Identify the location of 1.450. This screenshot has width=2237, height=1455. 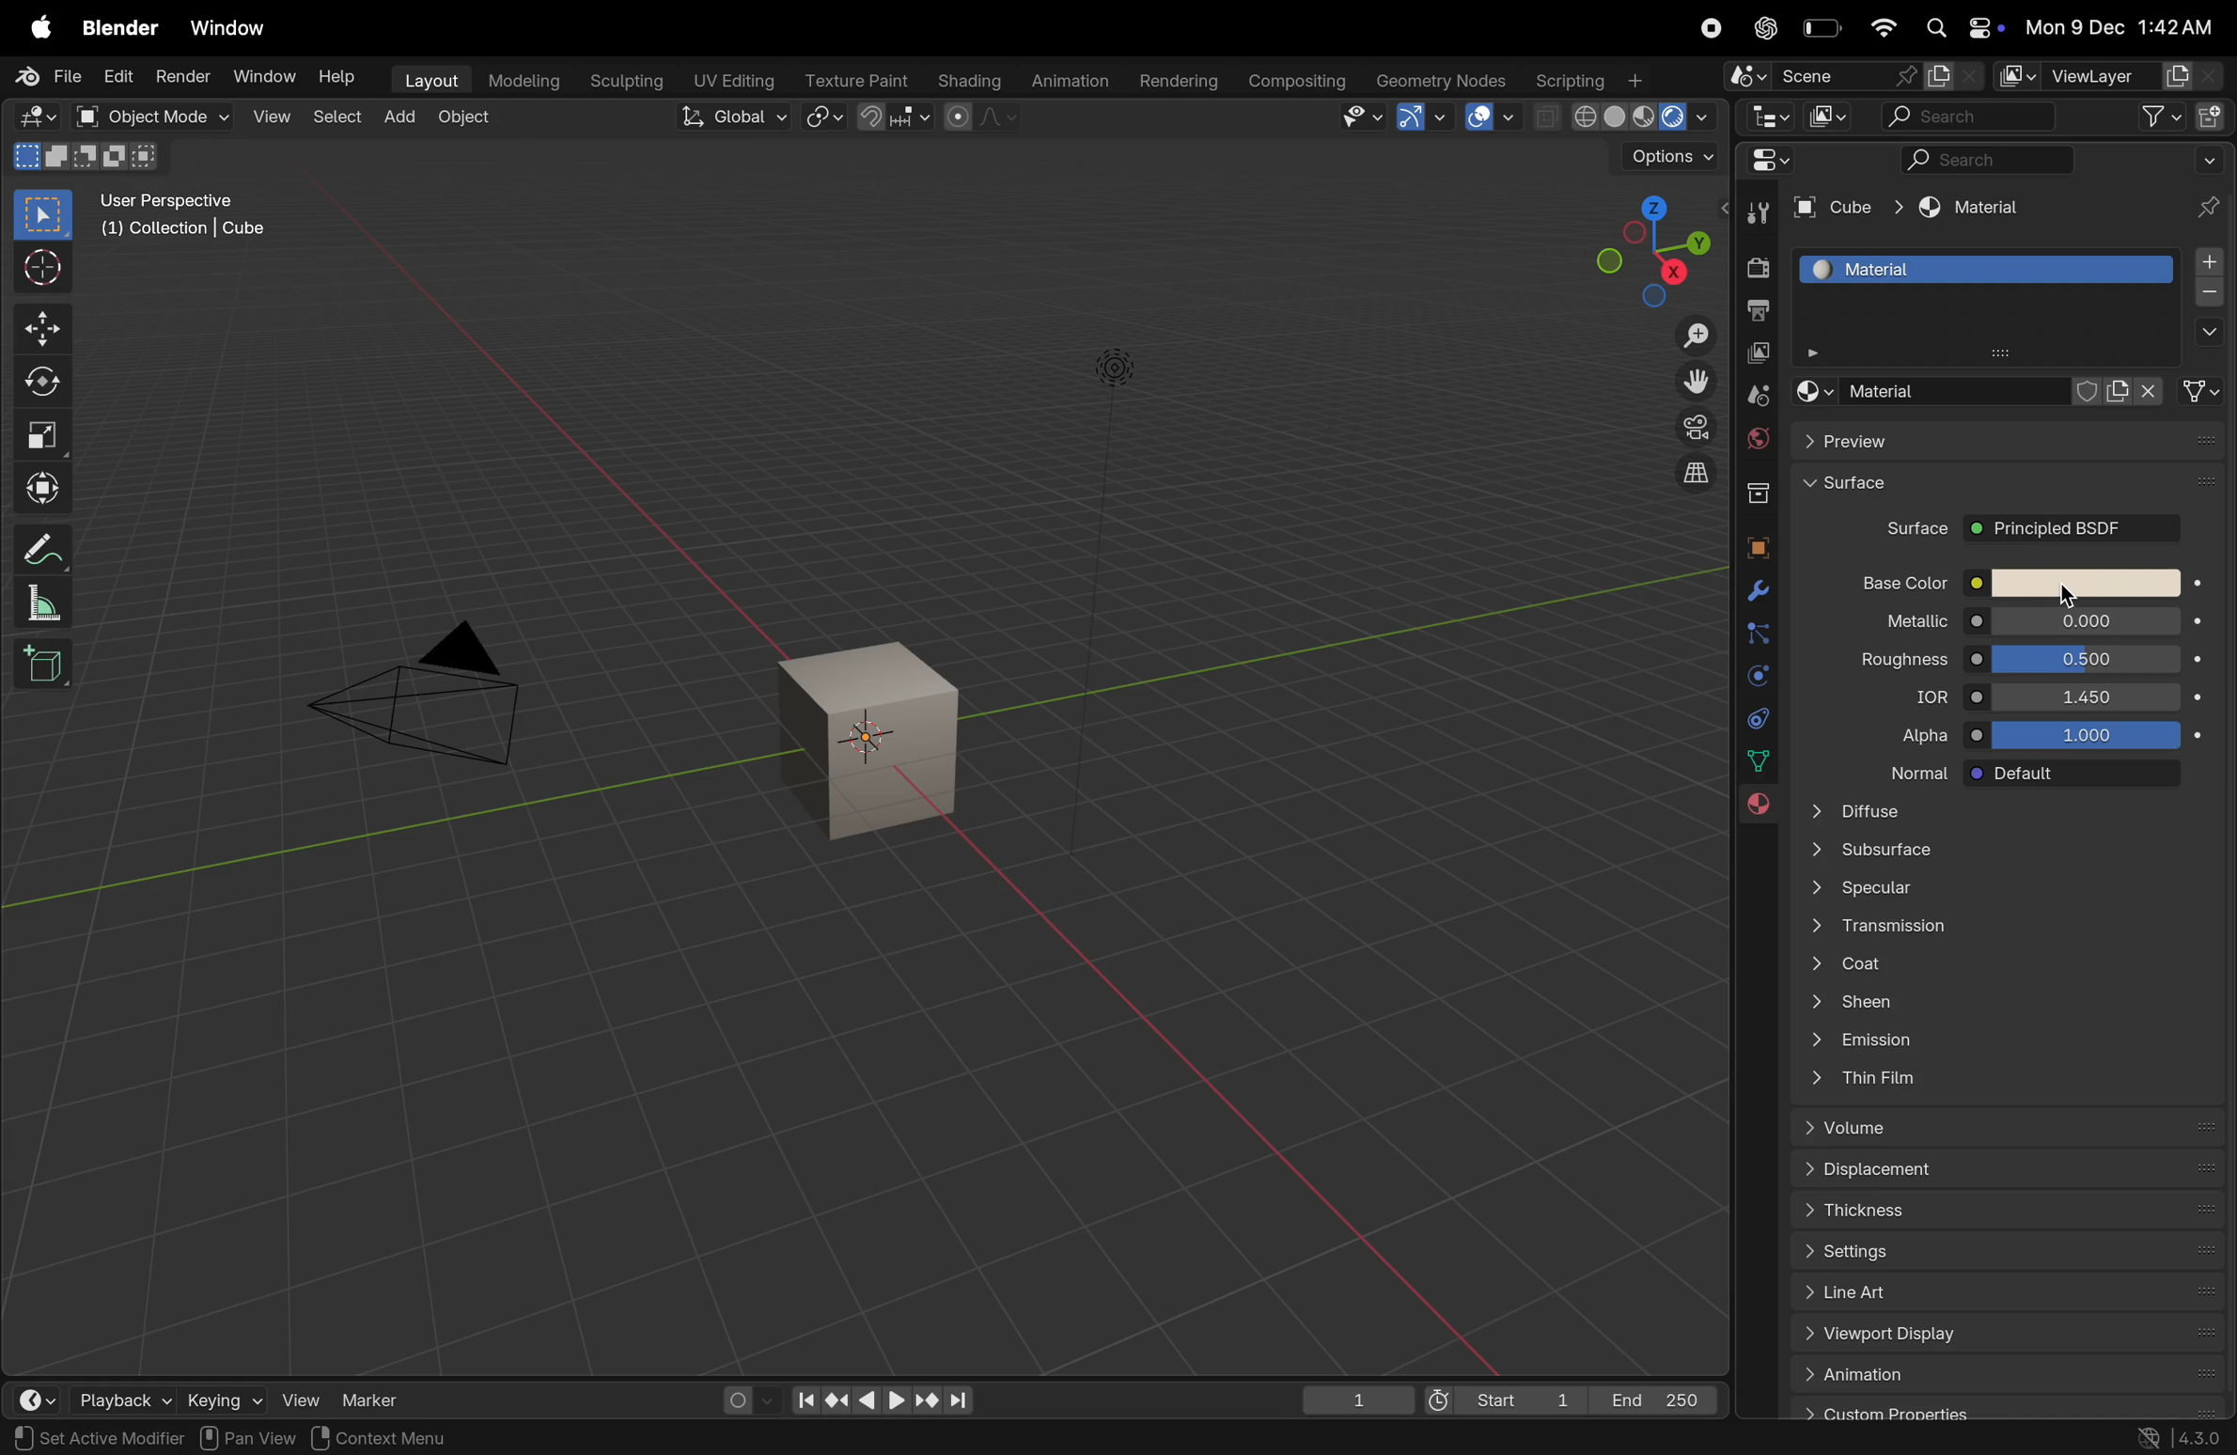
(2088, 696).